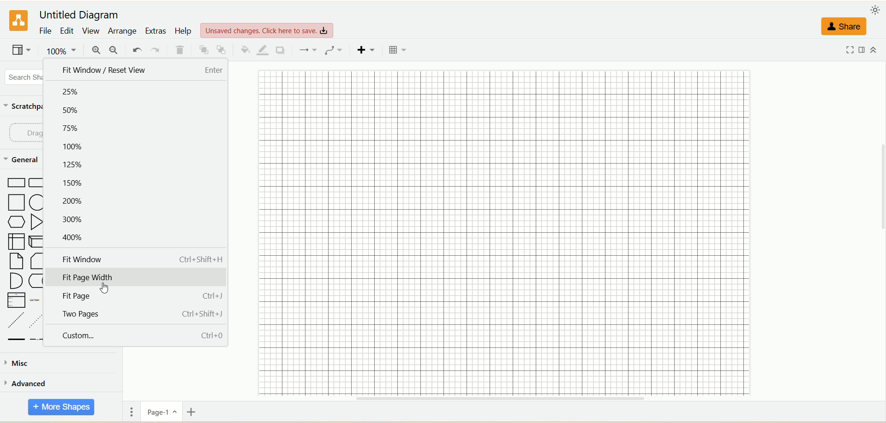 This screenshot has width=886, height=423. What do you see at coordinates (138, 295) in the screenshot?
I see `fit page` at bounding box center [138, 295].